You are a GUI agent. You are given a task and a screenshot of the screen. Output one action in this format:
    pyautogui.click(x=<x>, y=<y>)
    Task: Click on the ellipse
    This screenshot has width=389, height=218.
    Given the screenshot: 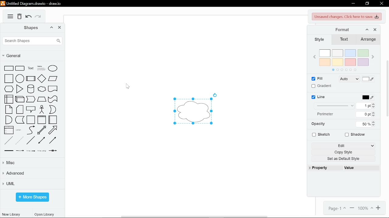 What is the action you would take?
    pyautogui.click(x=53, y=68)
    